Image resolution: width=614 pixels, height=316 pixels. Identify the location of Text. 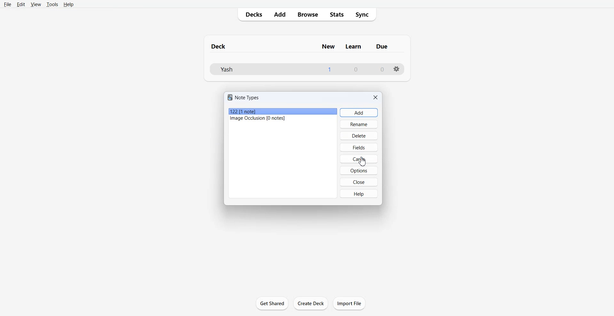
(356, 70).